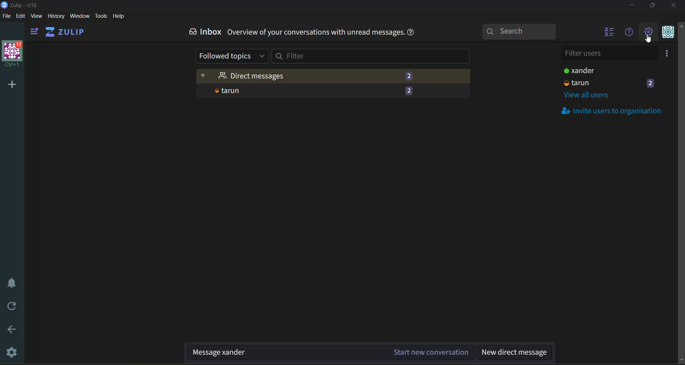 This screenshot has height=365, width=685. I want to click on option to invite users to organisation, so click(669, 53).